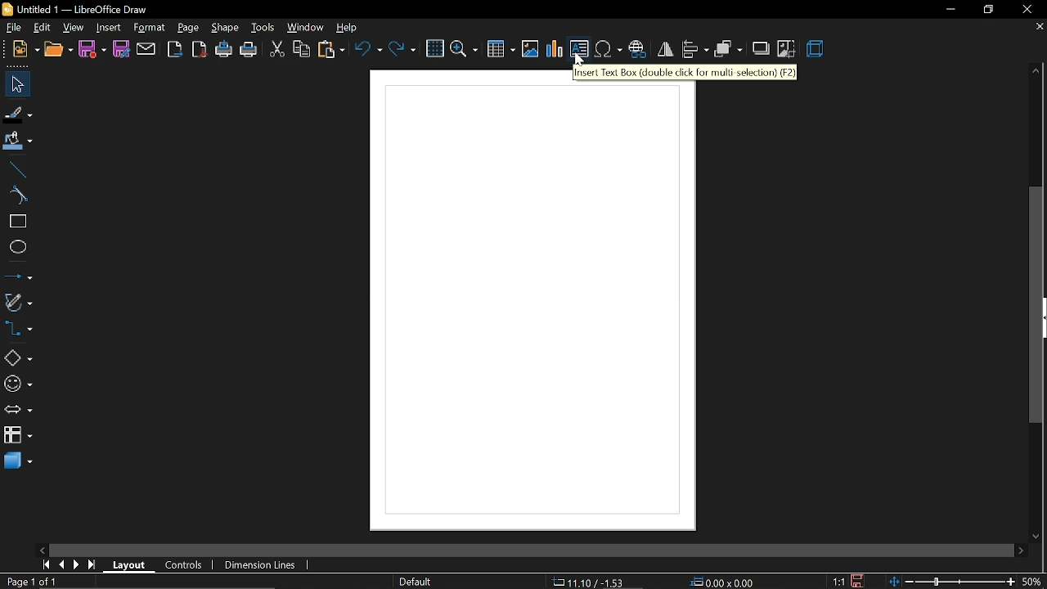 This screenshot has height=589, width=1047. I want to click on Canvas, so click(532, 303).